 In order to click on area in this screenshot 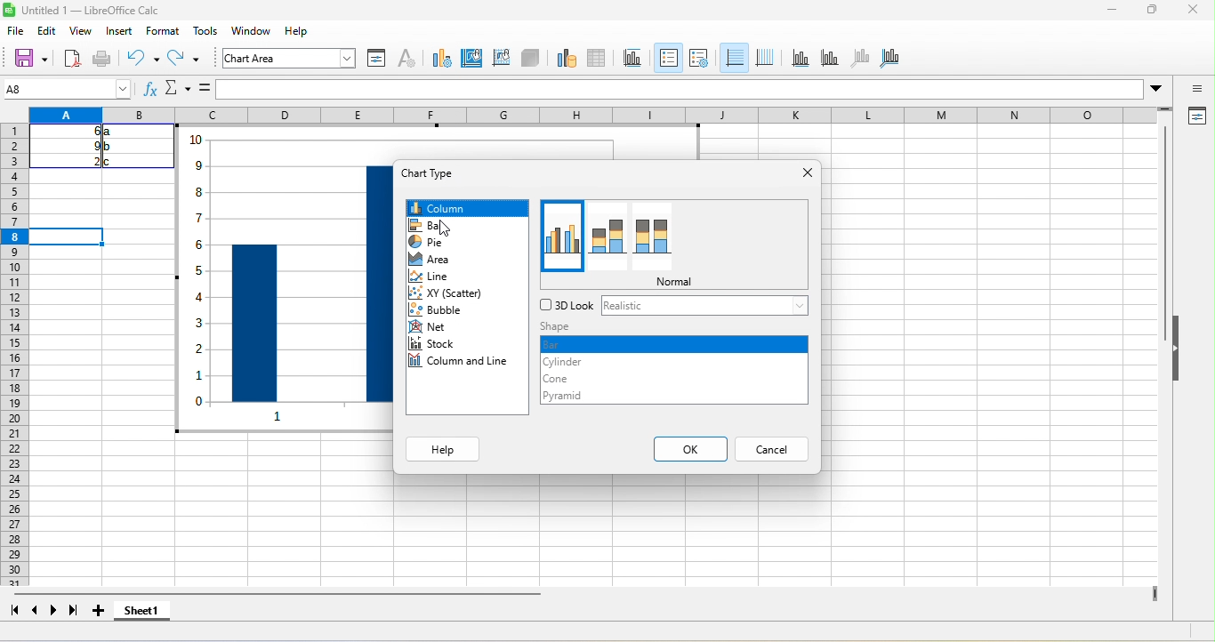, I will do `click(440, 260)`.